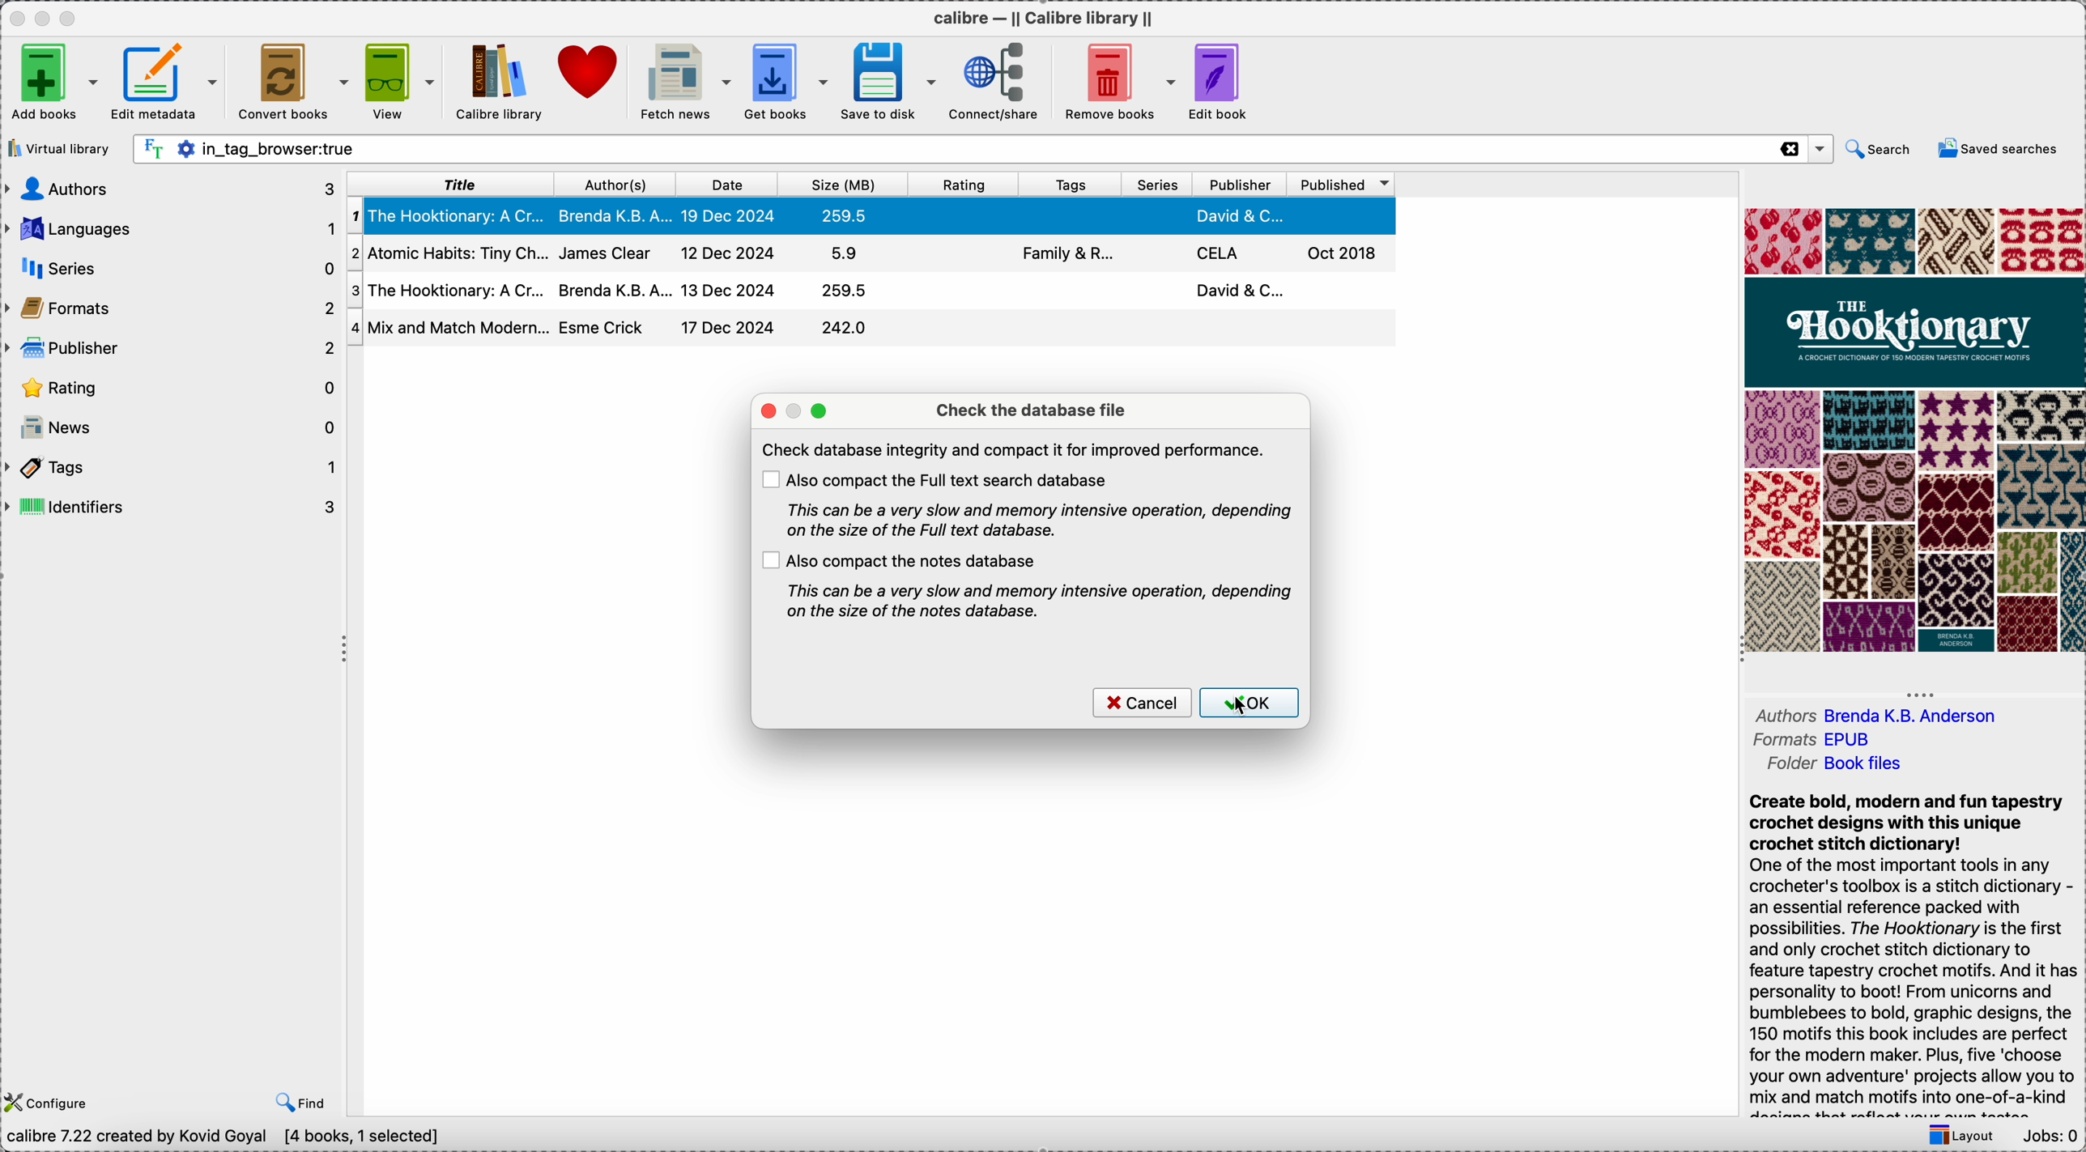 The image size is (2086, 1152). Describe the element at coordinates (43, 15) in the screenshot. I see `minimize app` at that location.